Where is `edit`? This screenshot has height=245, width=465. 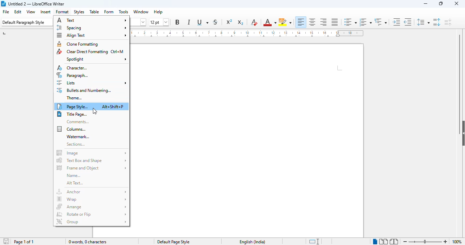
edit is located at coordinates (18, 12).